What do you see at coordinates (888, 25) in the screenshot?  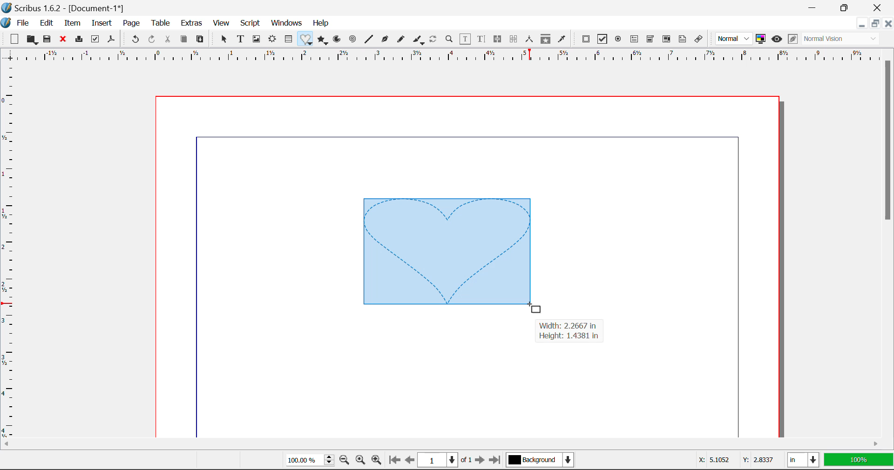 I see `Close` at bounding box center [888, 25].